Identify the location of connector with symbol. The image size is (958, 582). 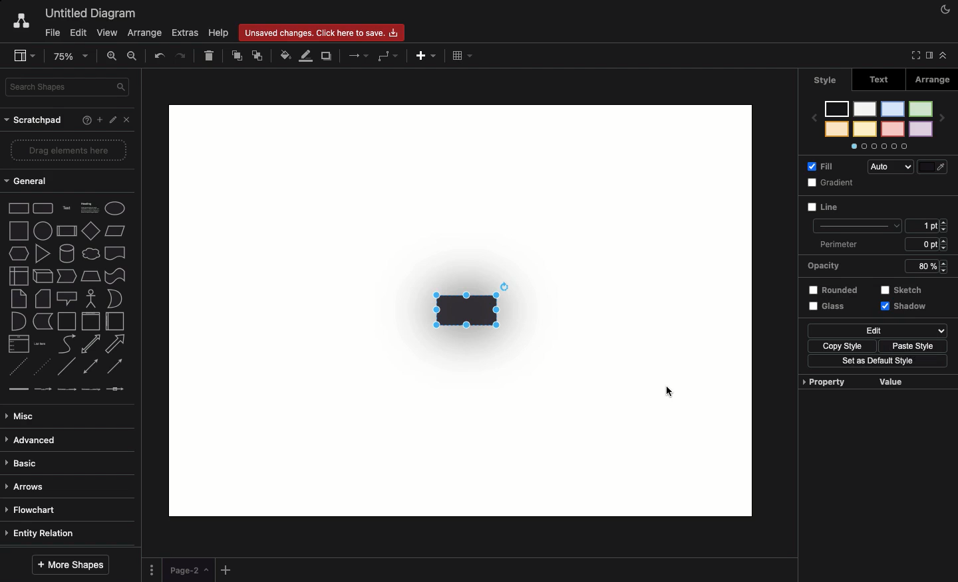
(117, 391).